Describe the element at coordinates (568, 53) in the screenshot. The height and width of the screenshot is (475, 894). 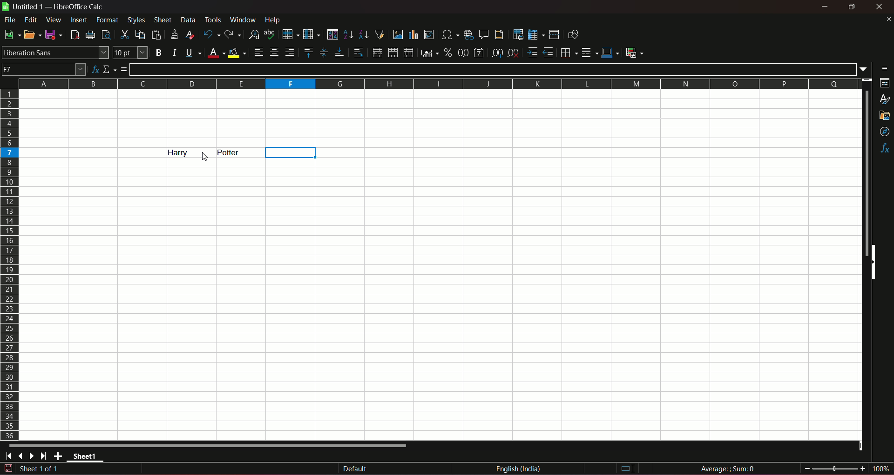
I see `borders` at that location.